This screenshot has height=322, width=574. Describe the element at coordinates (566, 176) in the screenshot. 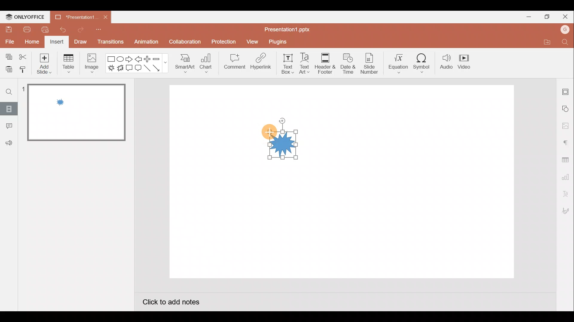

I see `Chart settings` at that location.